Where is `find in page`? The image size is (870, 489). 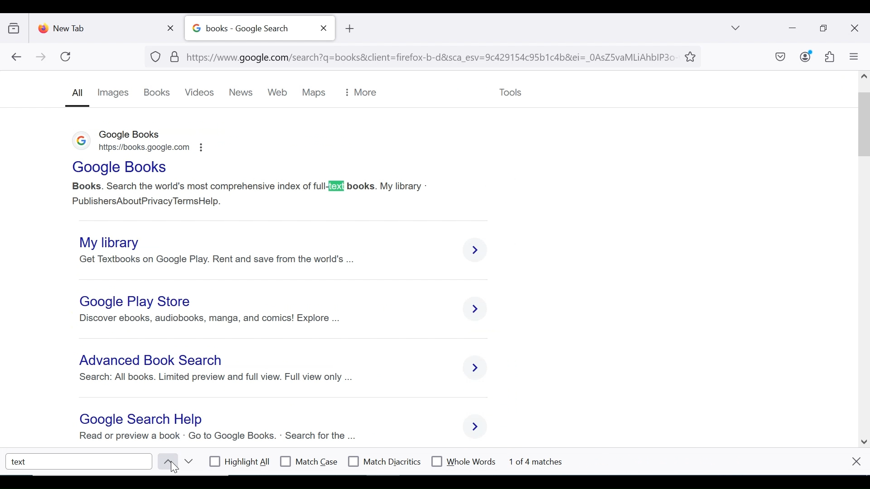 find in page is located at coordinates (80, 461).